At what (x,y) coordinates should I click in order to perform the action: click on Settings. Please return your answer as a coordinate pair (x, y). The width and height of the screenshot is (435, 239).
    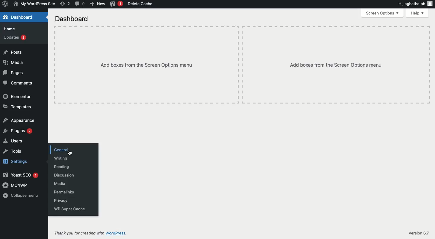
    Looking at the image, I should click on (15, 161).